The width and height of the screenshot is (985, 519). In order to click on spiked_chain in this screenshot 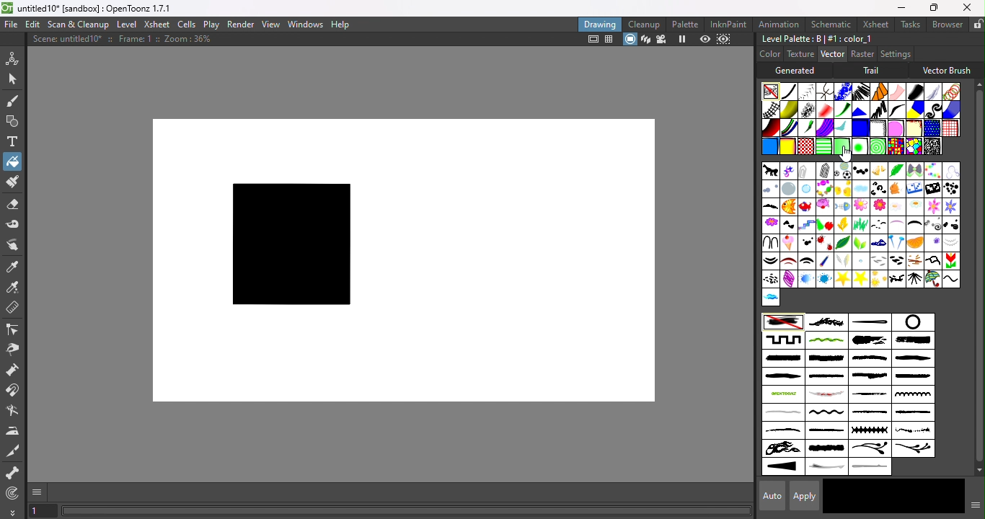, I will do `click(869, 430)`.